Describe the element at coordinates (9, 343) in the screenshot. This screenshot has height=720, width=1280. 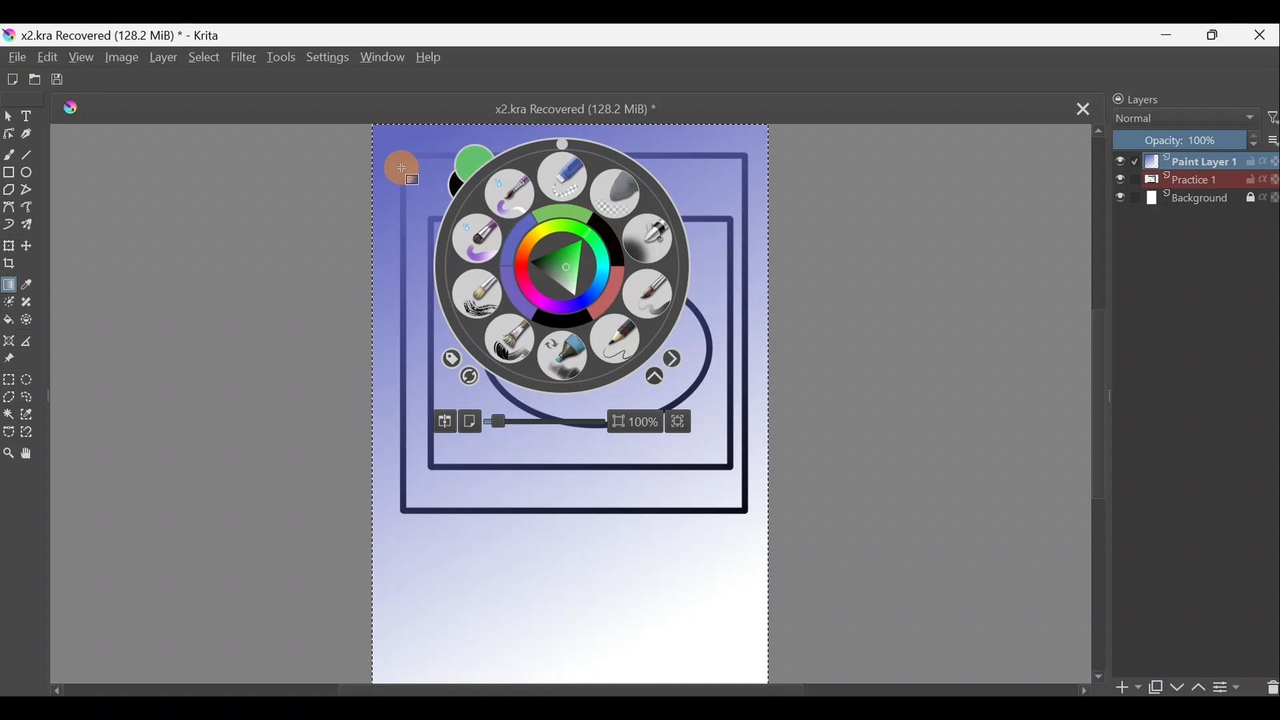
I see `Assistant tool` at that location.